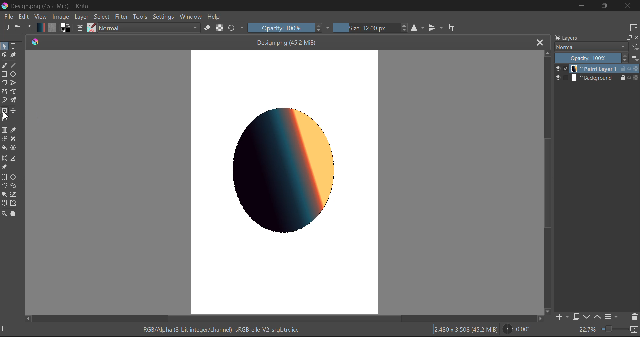  What do you see at coordinates (237, 28) in the screenshot?
I see `Rotate` at bounding box center [237, 28].